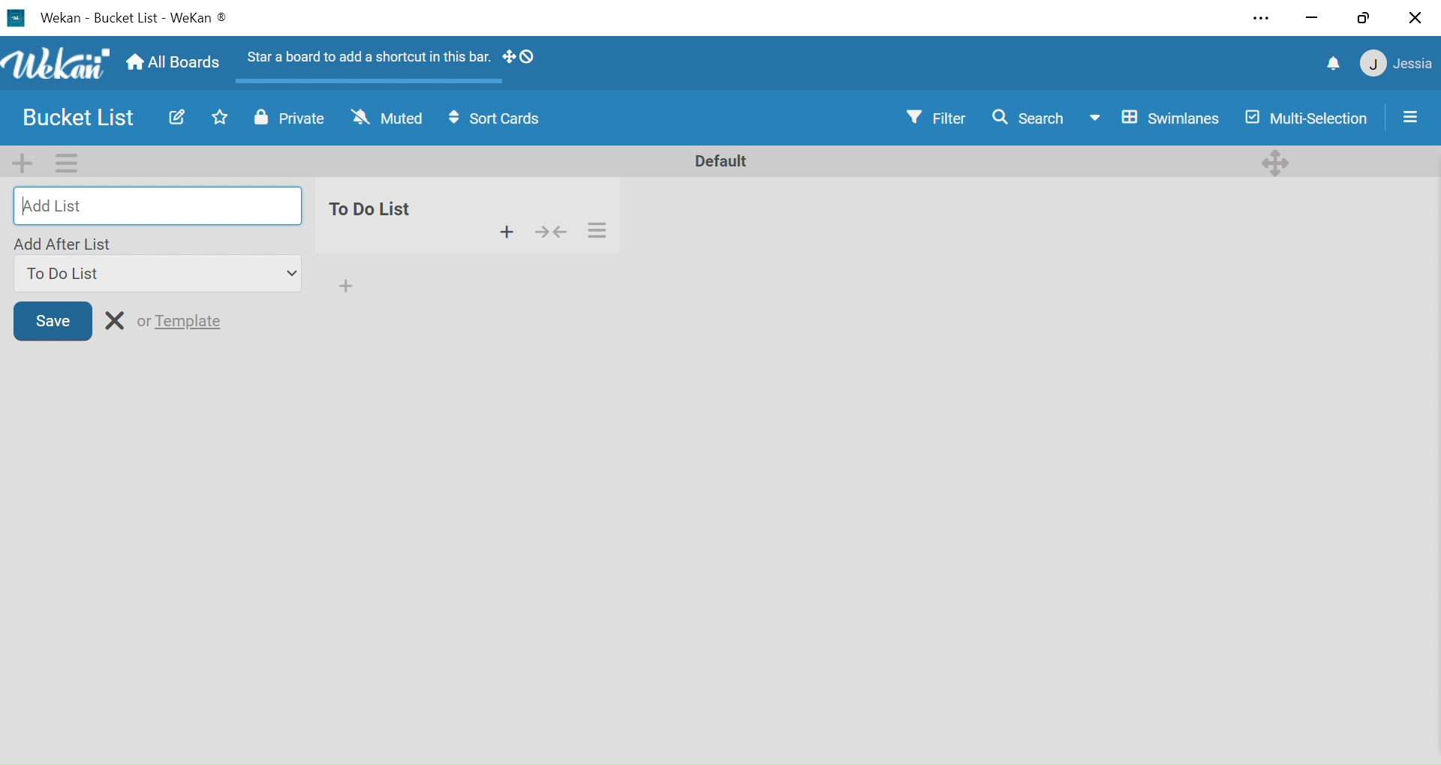 Image resolution: width=1441 pixels, height=765 pixels. Describe the element at coordinates (66, 162) in the screenshot. I see `Swimlane Actions` at that location.